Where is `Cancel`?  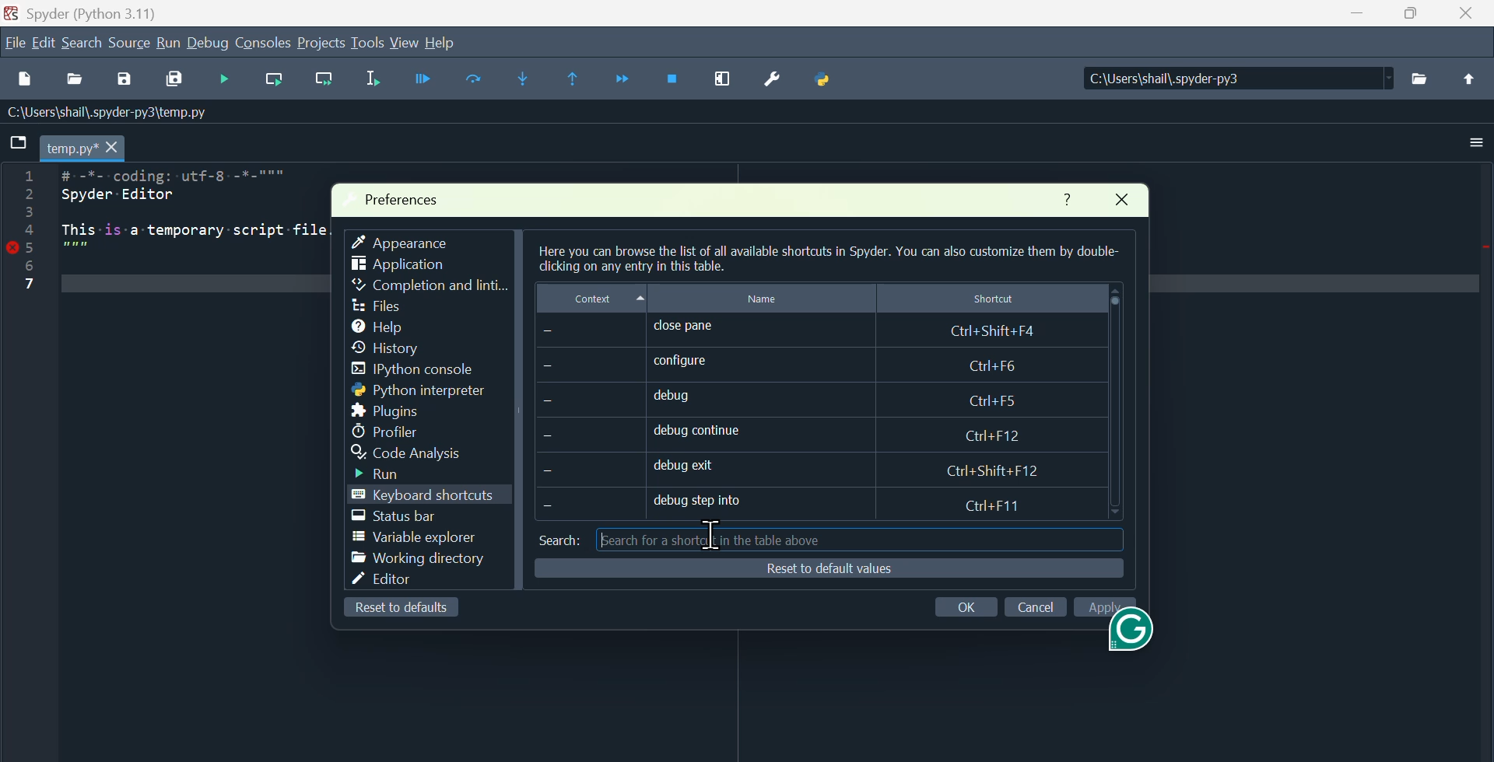 Cancel is located at coordinates (1035, 608).